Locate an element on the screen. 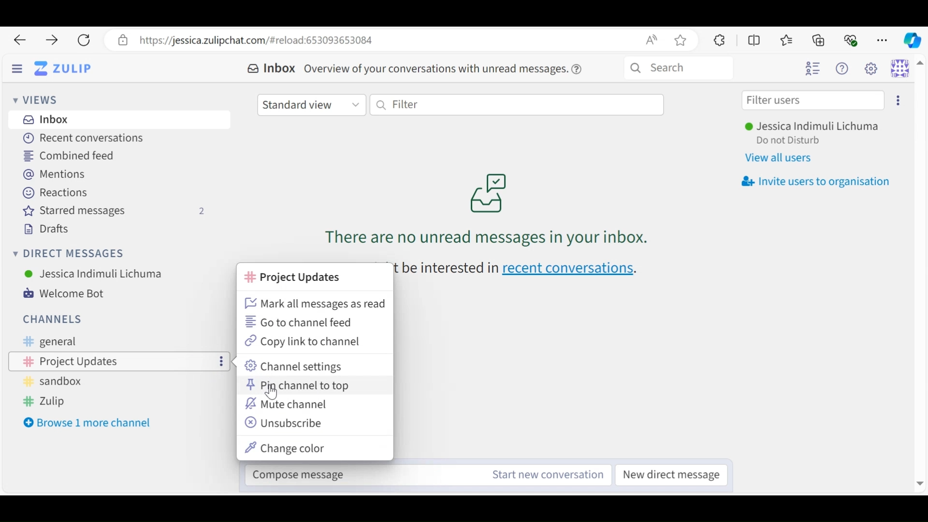 Image resolution: width=928 pixels, height=522 pixels. Down is located at coordinates (917, 480).